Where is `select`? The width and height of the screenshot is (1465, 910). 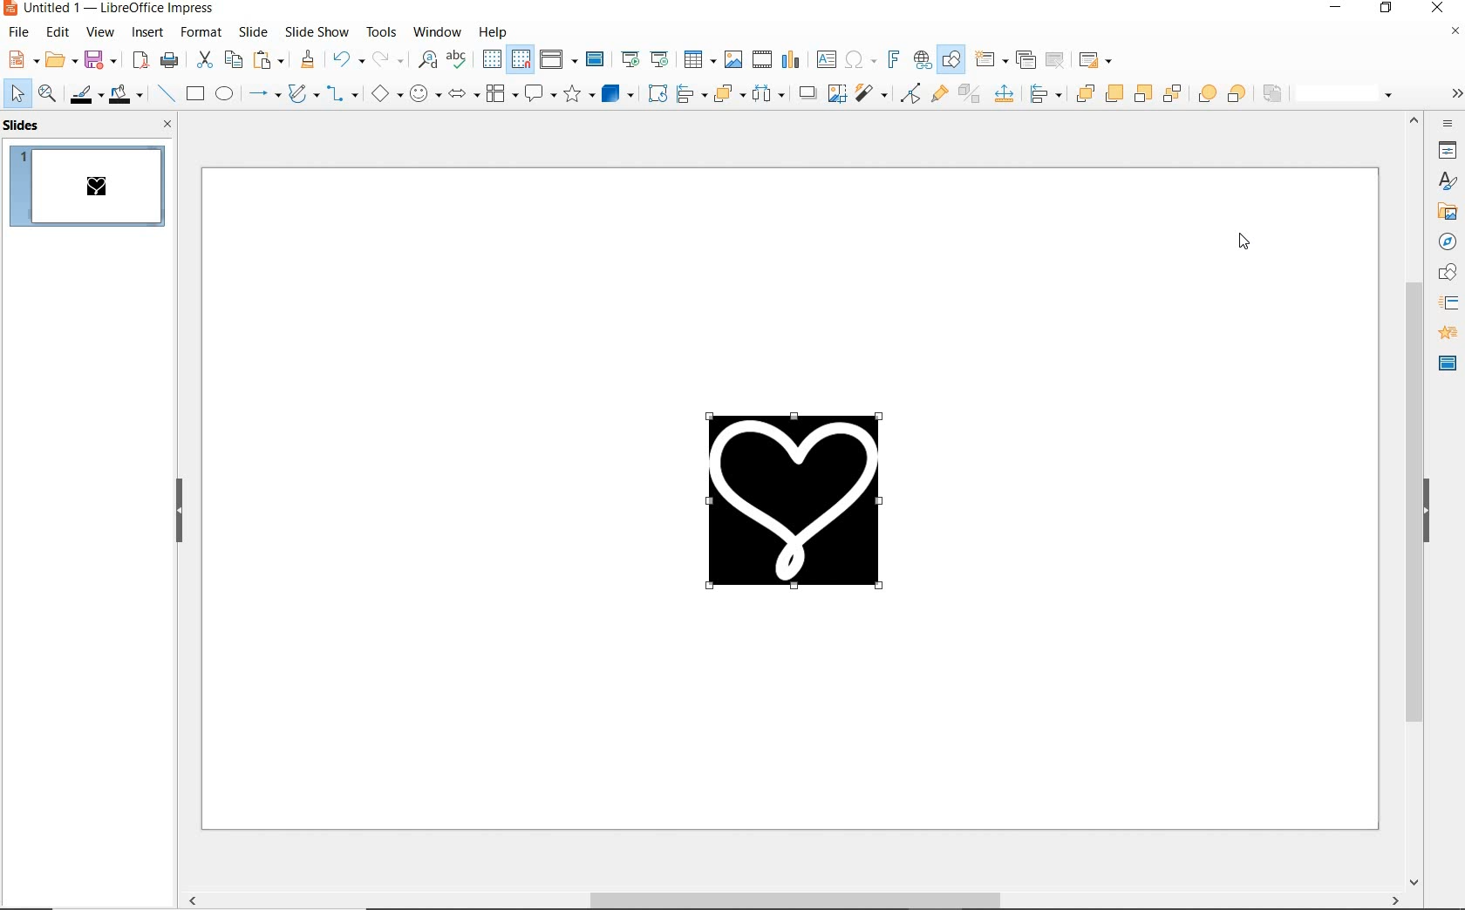 select is located at coordinates (17, 95).